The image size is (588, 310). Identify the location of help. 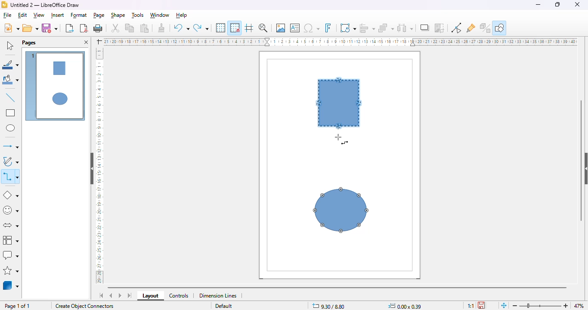
(181, 15).